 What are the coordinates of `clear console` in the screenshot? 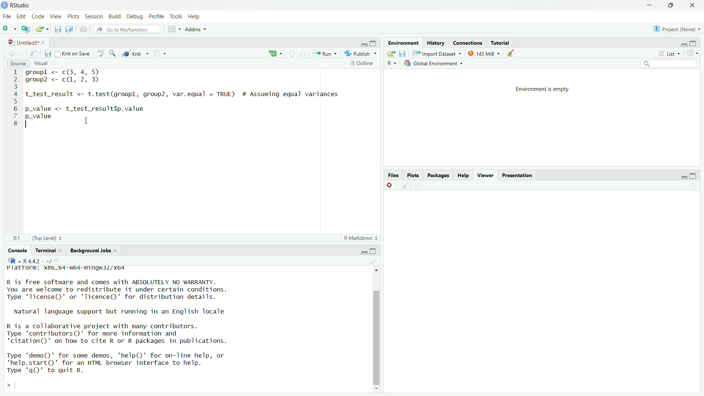 It's located at (404, 185).